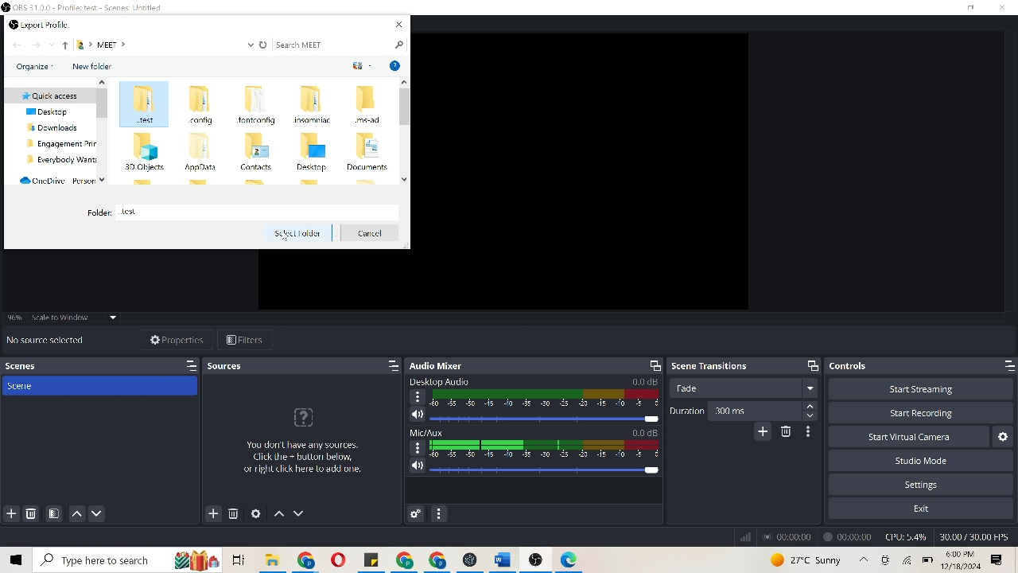 This screenshot has width=1018, height=573. I want to click on 30.00/30.00 FPS, so click(973, 536).